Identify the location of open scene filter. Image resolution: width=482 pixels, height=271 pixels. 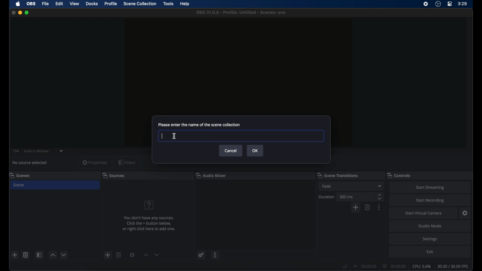
(39, 255).